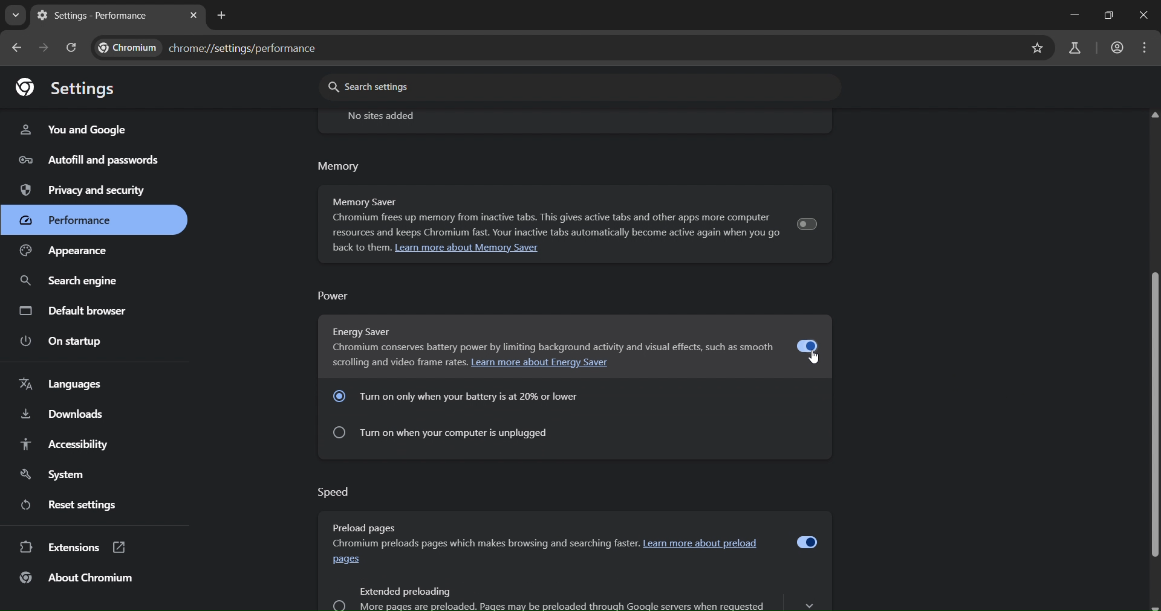  Describe the element at coordinates (332, 297) in the screenshot. I see `power` at that location.